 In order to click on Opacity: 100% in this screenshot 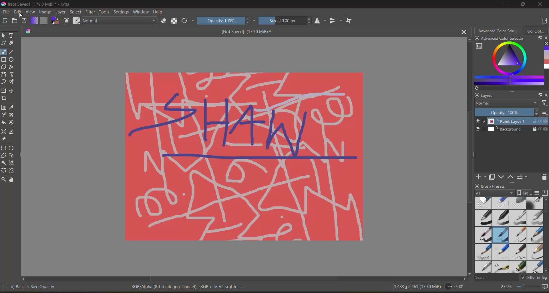, I will do `click(507, 113)`.